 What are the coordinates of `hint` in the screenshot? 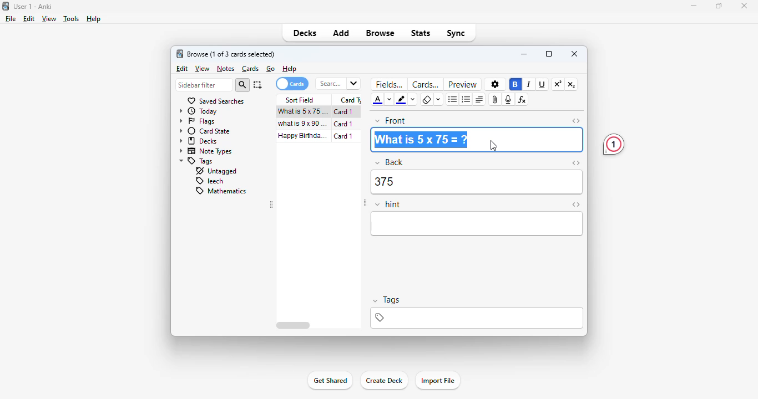 It's located at (388, 205).